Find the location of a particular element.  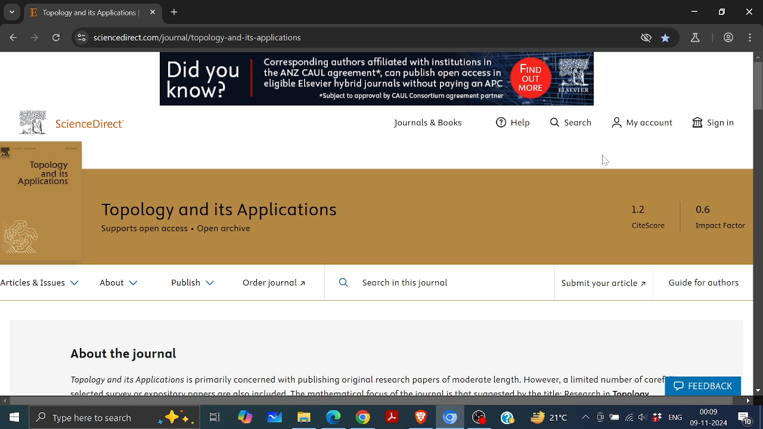

Files is located at coordinates (303, 417).